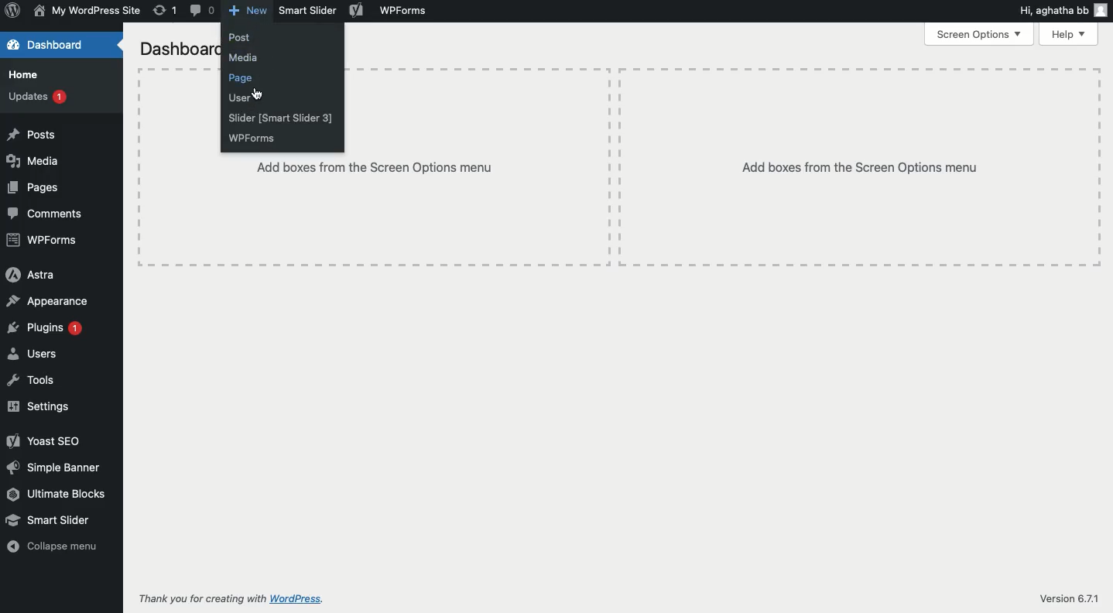 This screenshot has height=613, width=1113. I want to click on Hi user, so click(1063, 12).